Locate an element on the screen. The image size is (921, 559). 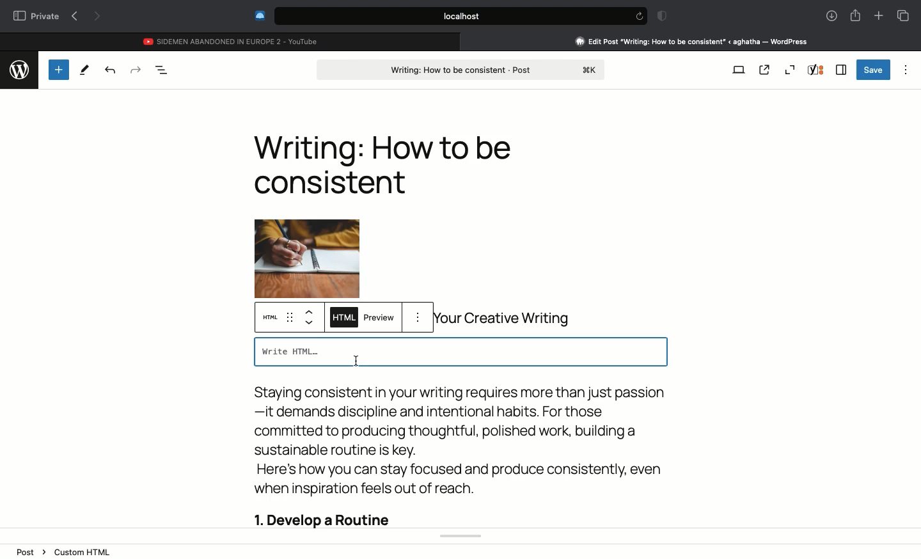
more options is located at coordinates (420, 318).